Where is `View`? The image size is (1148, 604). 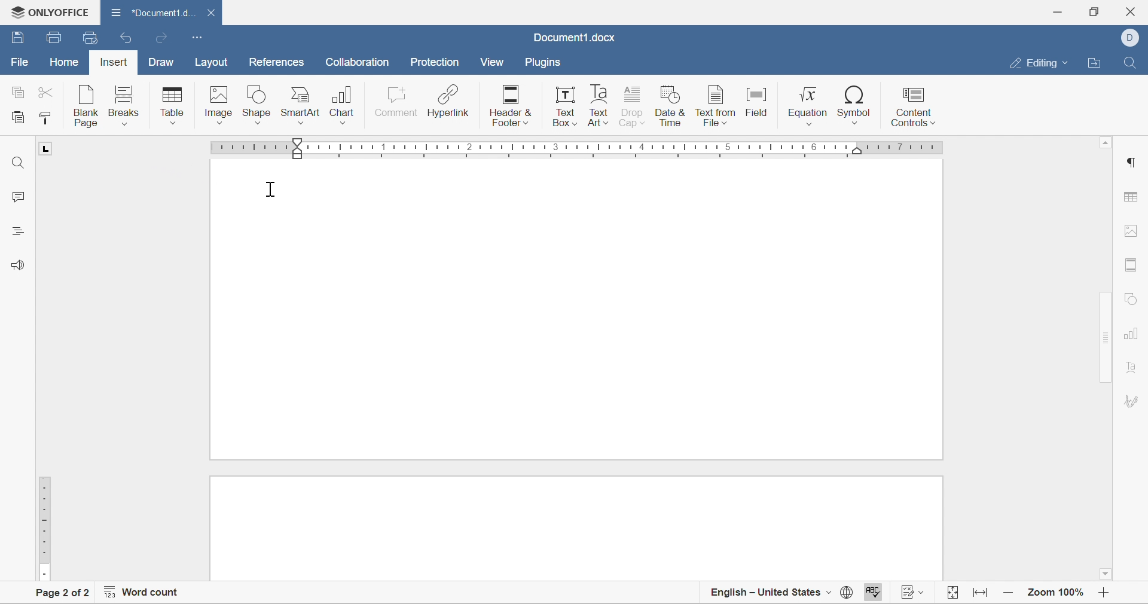
View is located at coordinates (493, 62).